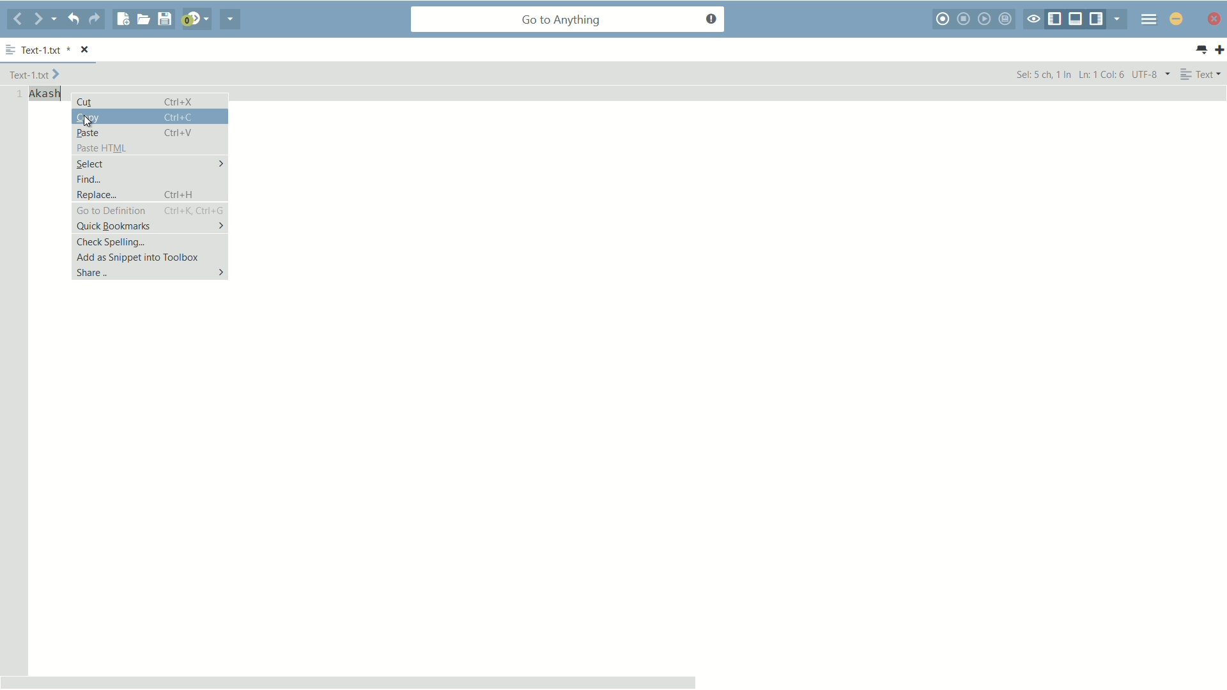 This screenshot has width=1227, height=690. I want to click on play last macro, so click(986, 19).